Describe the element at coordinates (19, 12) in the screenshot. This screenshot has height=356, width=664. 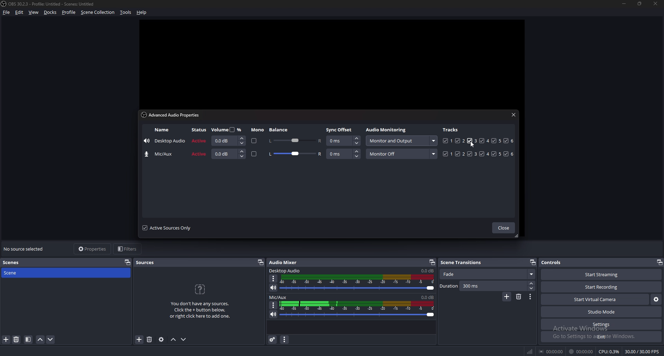
I see `edit` at that location.